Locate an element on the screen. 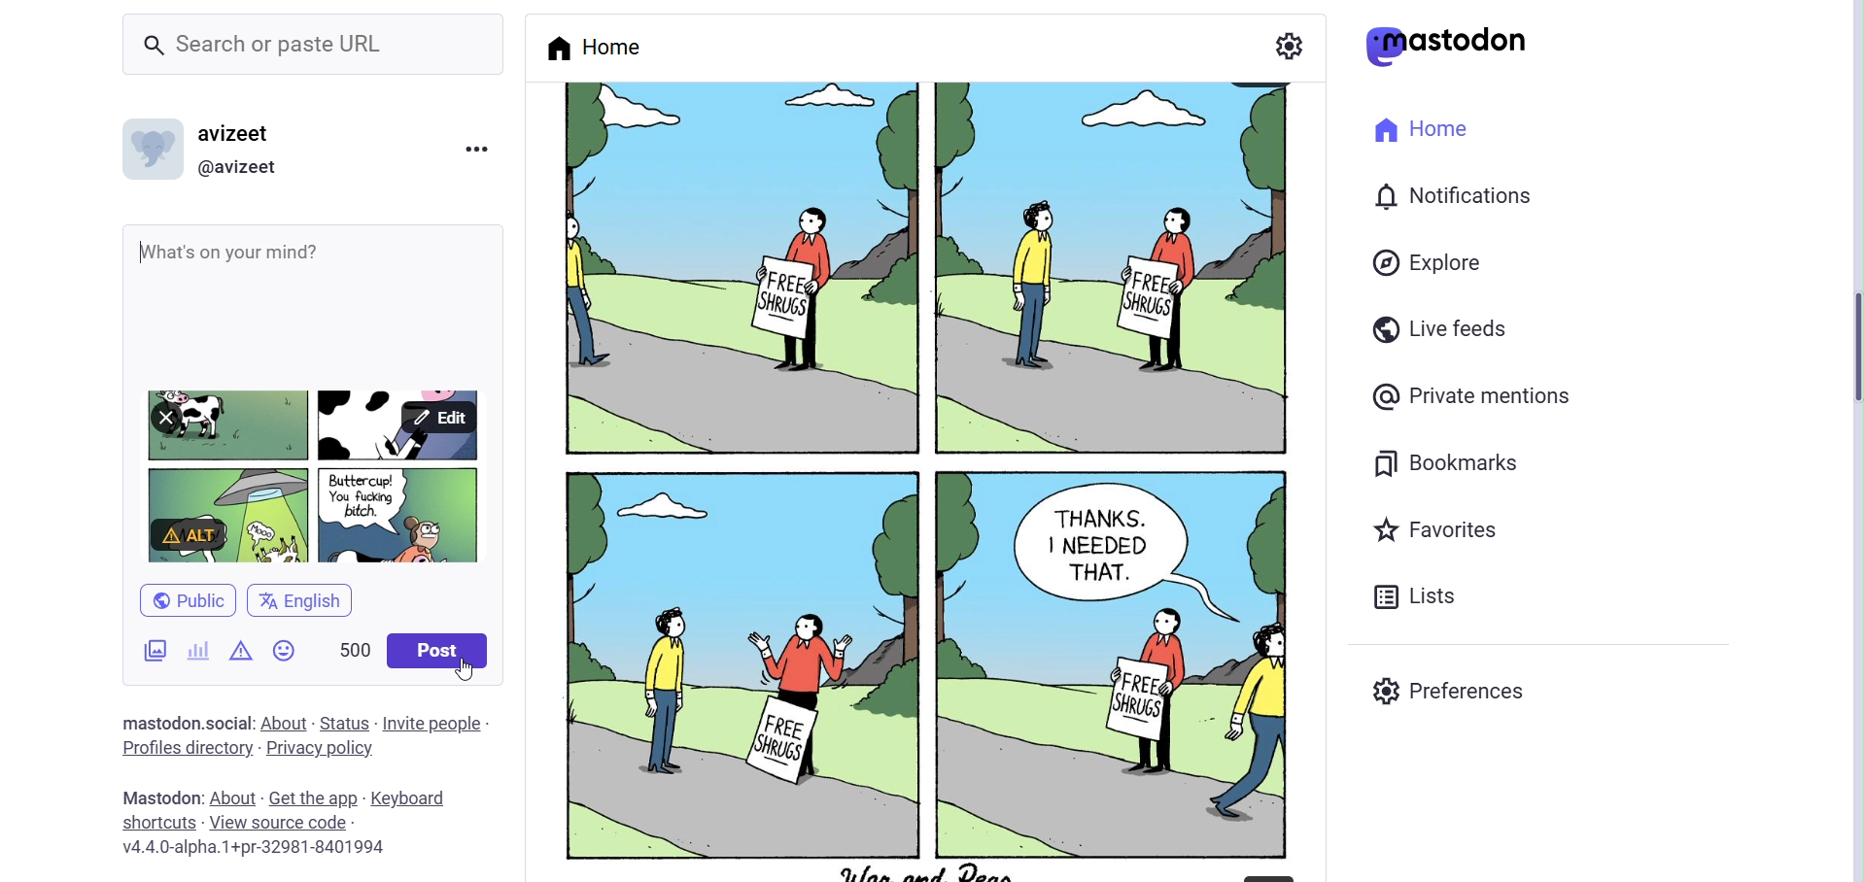 The height and width of the screenshot is (882, 1864). Edit is located at coordinates (438, 414).